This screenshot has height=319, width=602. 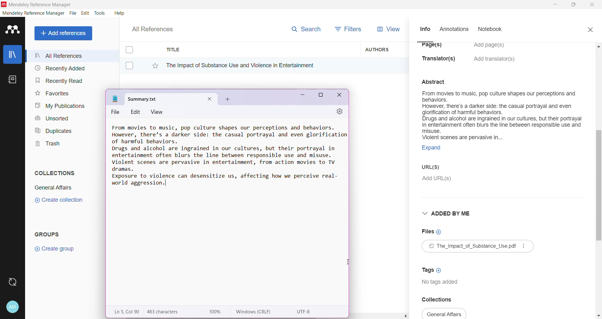 I want to click on Collections, so click(x=441, y=299).